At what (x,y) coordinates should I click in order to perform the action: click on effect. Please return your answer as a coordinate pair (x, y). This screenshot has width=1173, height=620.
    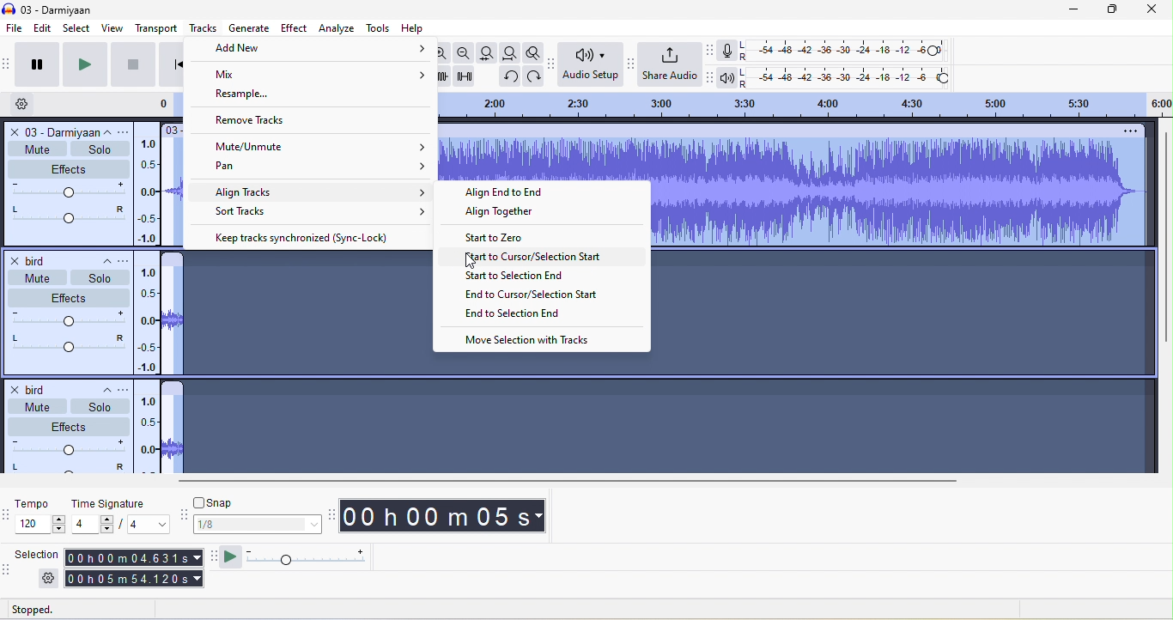
    Looking at the image, I should click on (69, 295).